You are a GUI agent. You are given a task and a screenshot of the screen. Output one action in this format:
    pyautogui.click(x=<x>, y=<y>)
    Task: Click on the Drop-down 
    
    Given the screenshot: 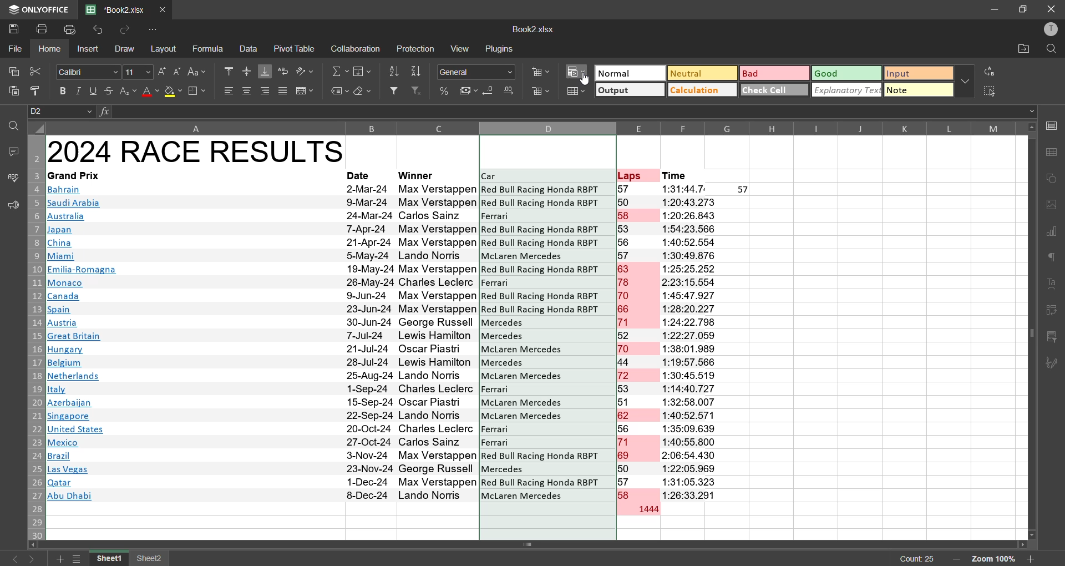 What is the action you would take?
    pyautogui.click(x=1033, y=112)
    